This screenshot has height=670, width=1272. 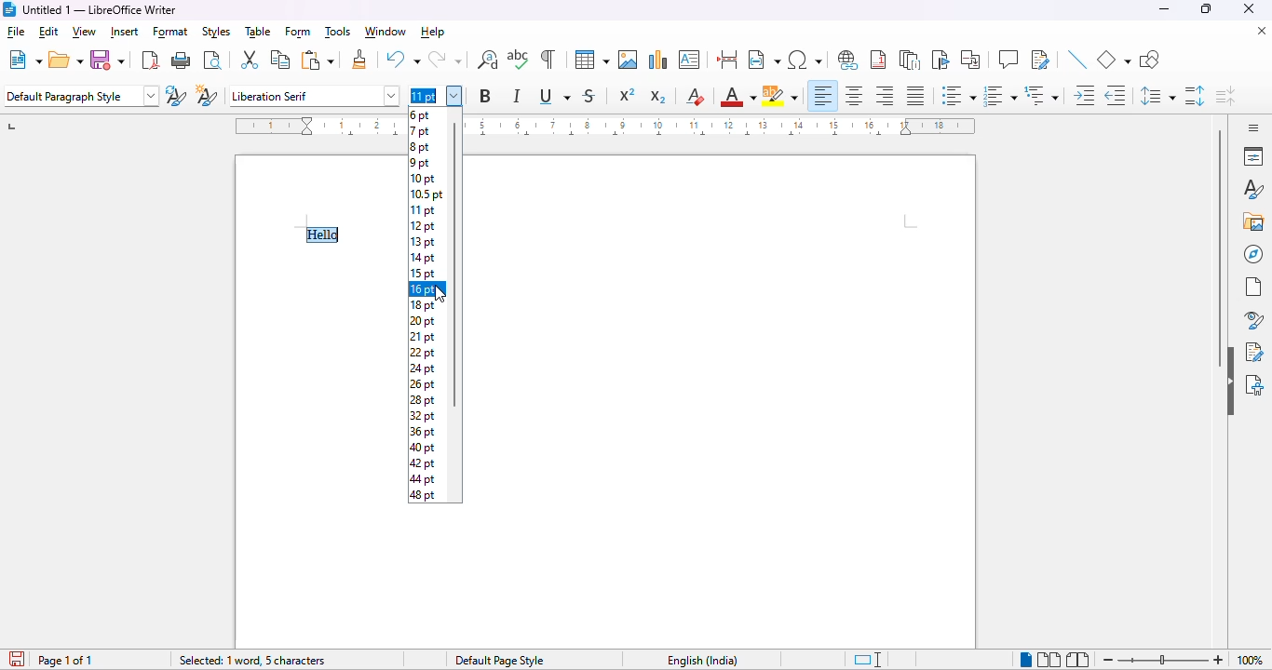 I want to click on insert page break, so click(x=728, y=60).